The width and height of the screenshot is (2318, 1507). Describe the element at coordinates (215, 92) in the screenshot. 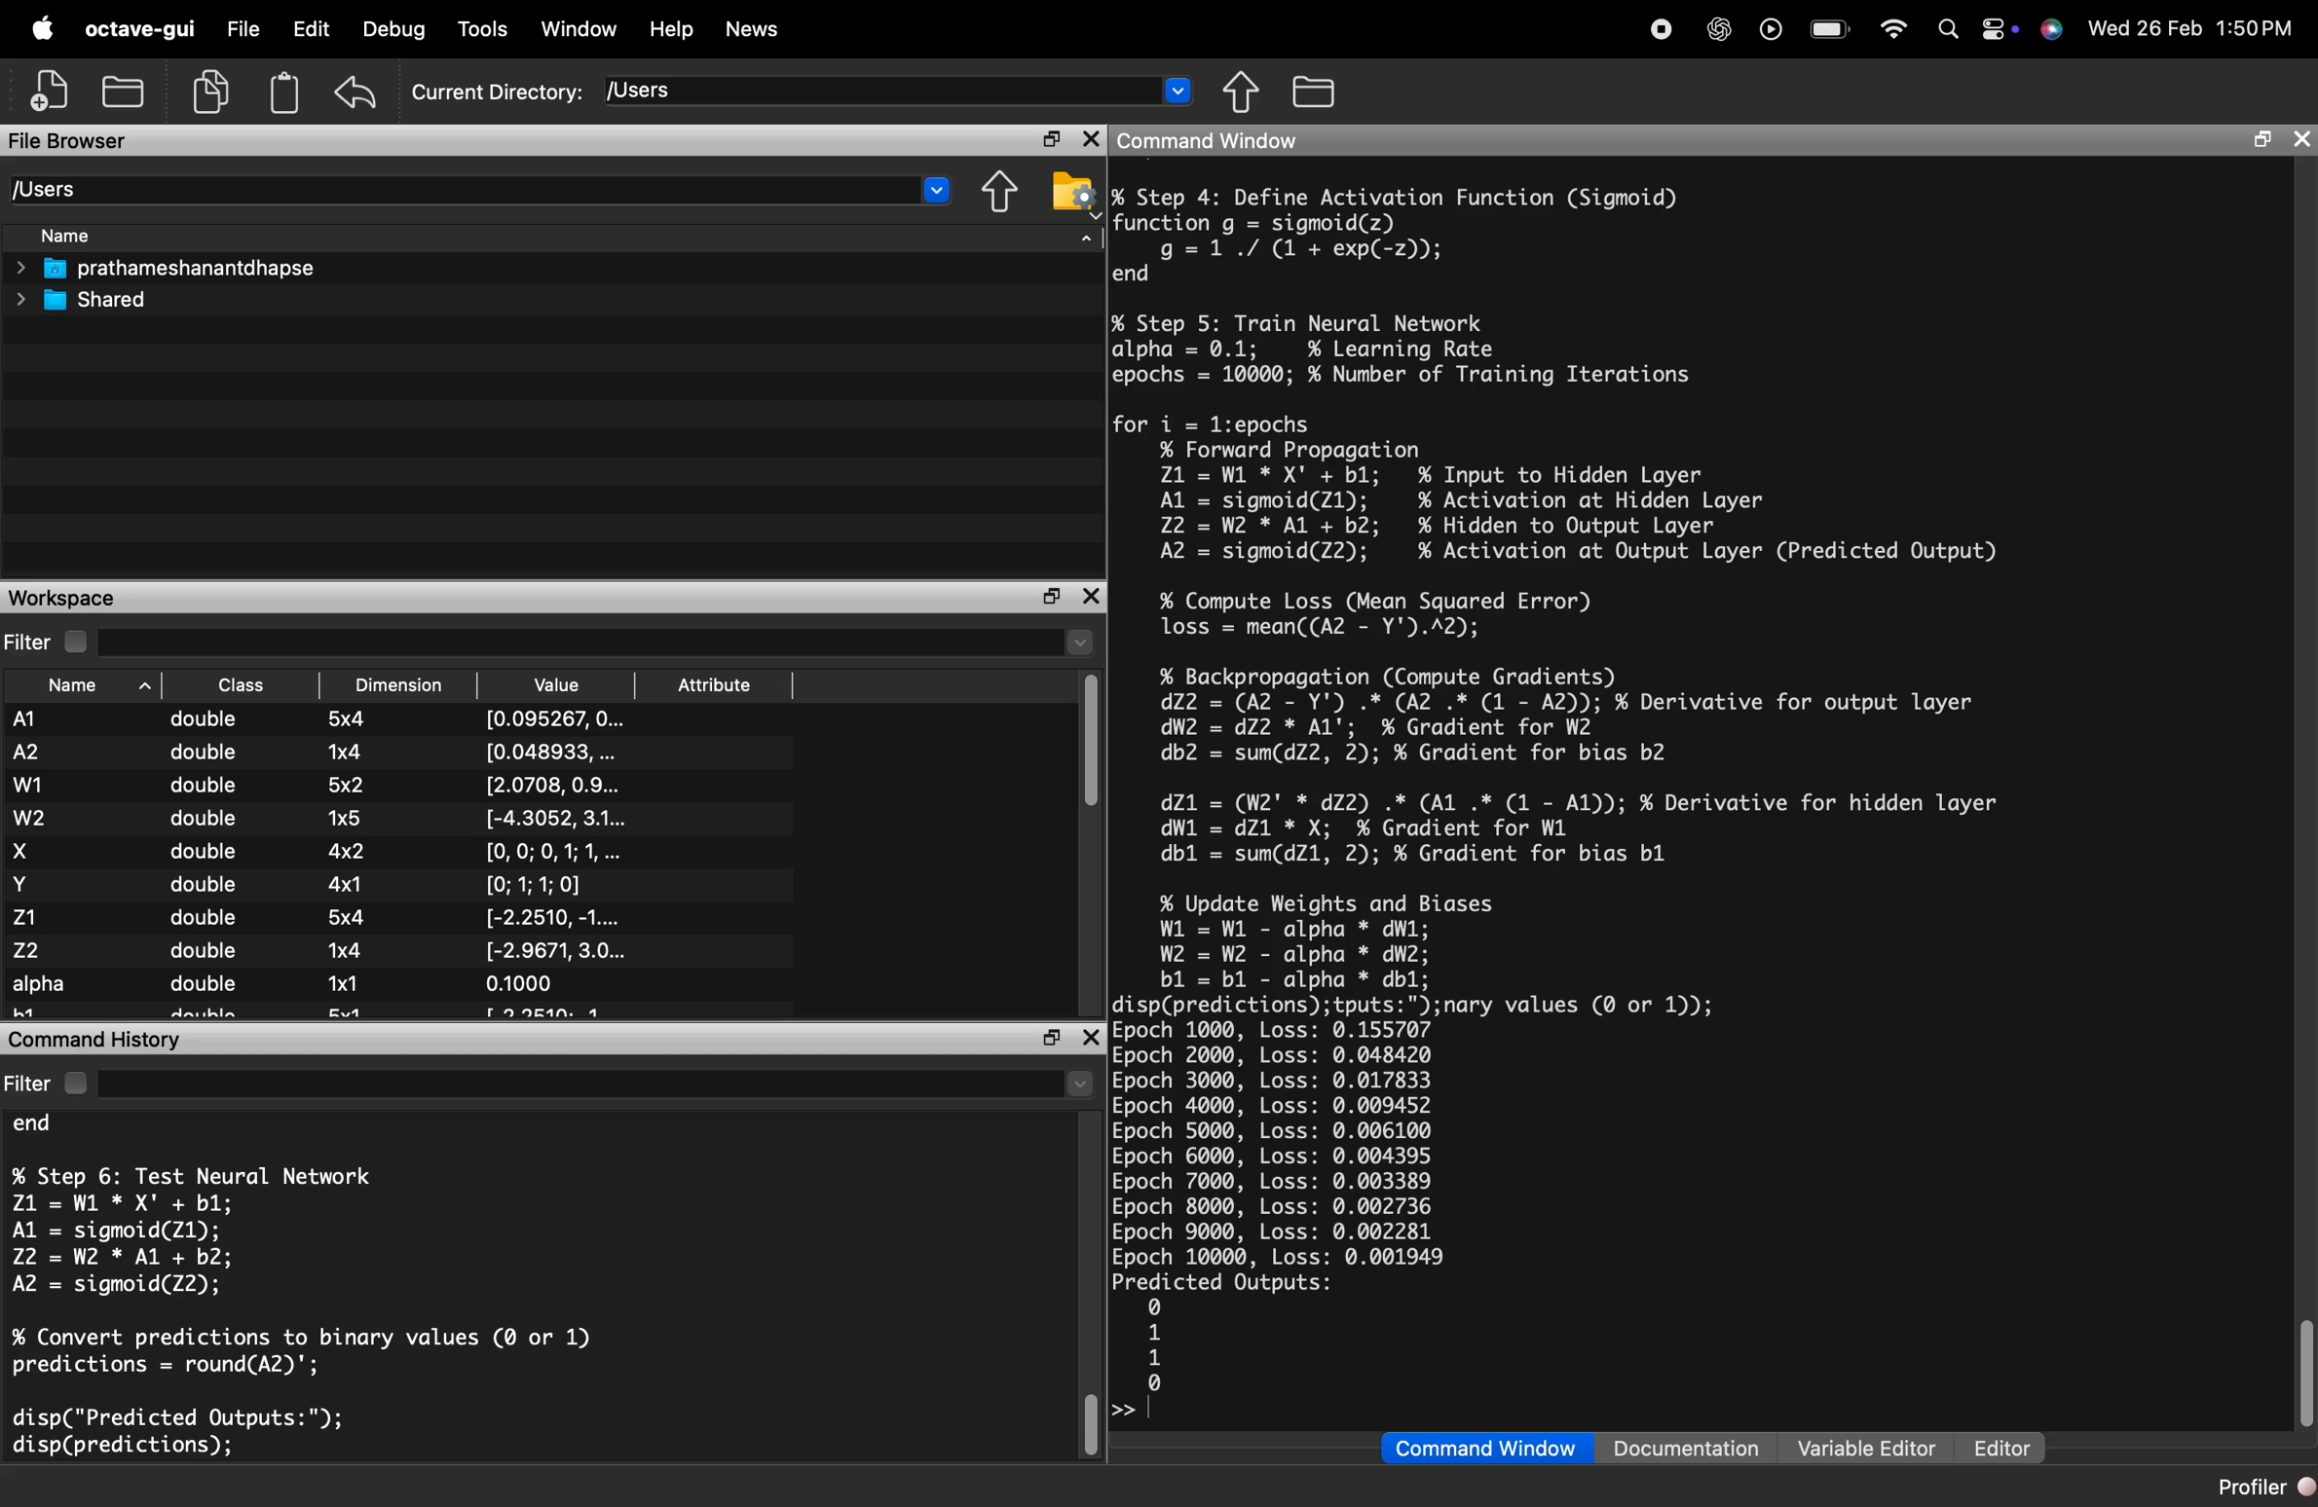

I see `copy` at that location.